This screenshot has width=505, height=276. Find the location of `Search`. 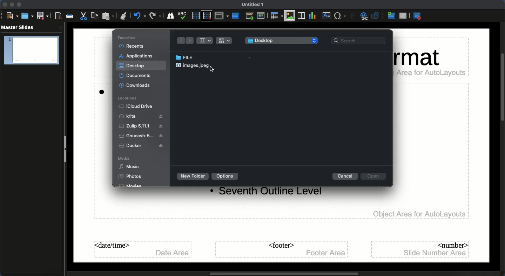

Search is located at coordinates (360, 41).